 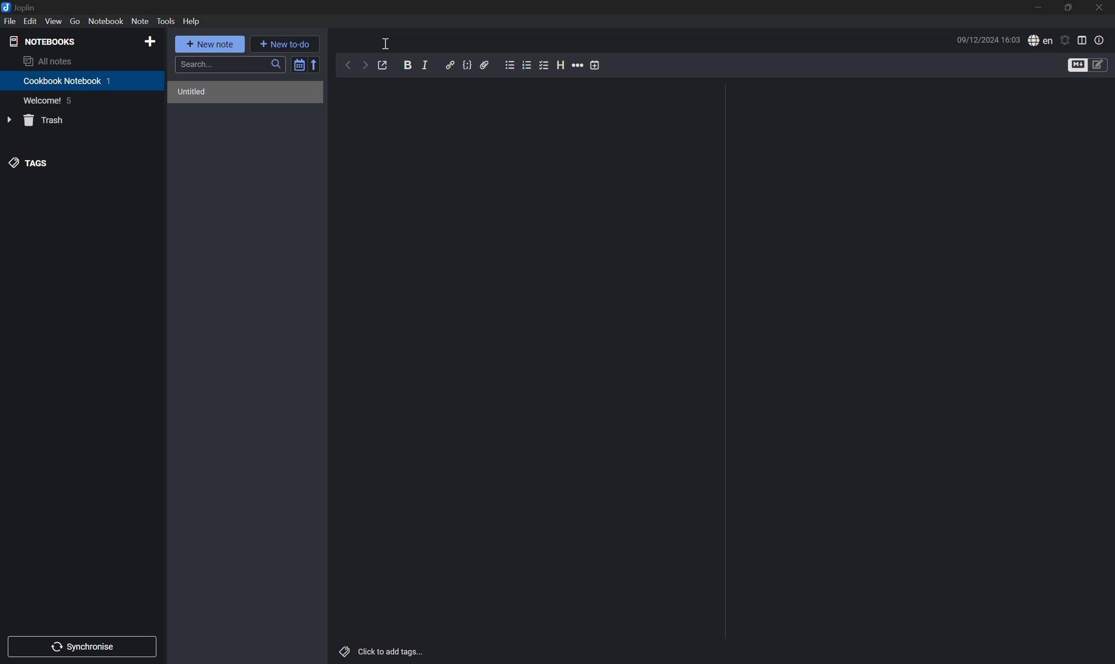 I want to click on Code block, so click(x=469, y=64).